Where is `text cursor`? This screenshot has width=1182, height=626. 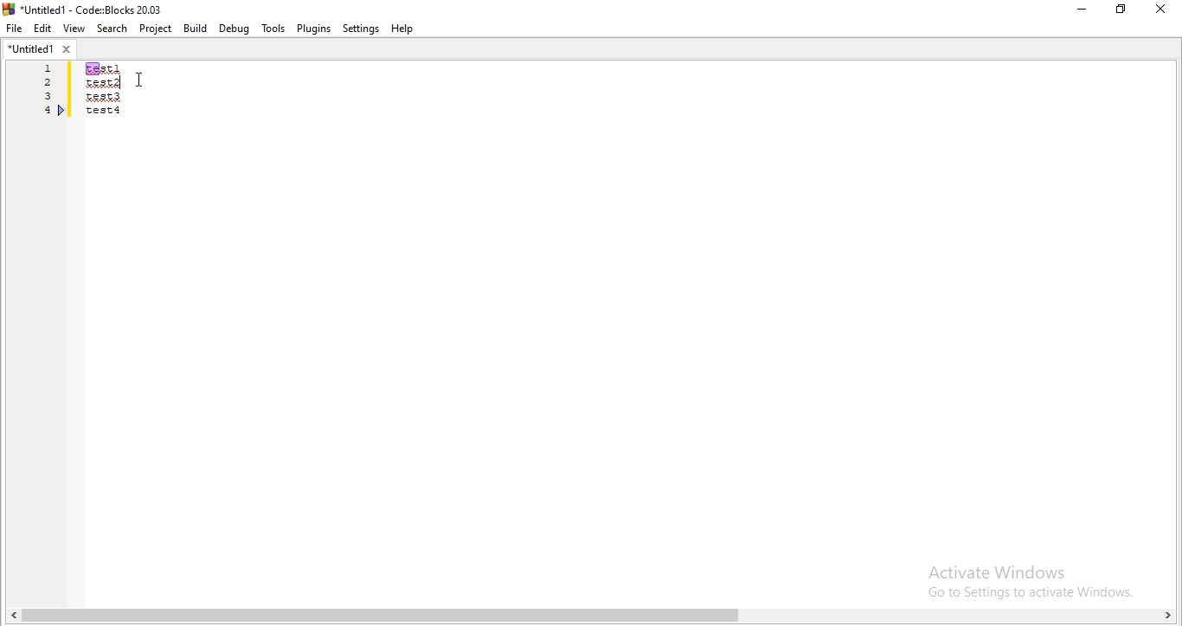 text cursor is located at coordinates (120, 82).